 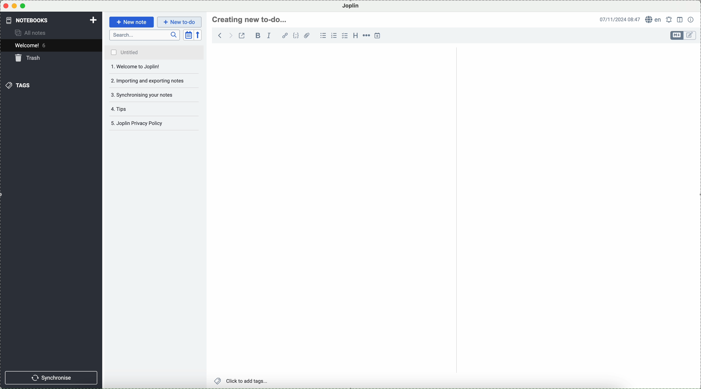 What do you see at coordinates (154, 67) in the screenshot?
I see `welcome to Joplin` at bounding box center [154, 67].